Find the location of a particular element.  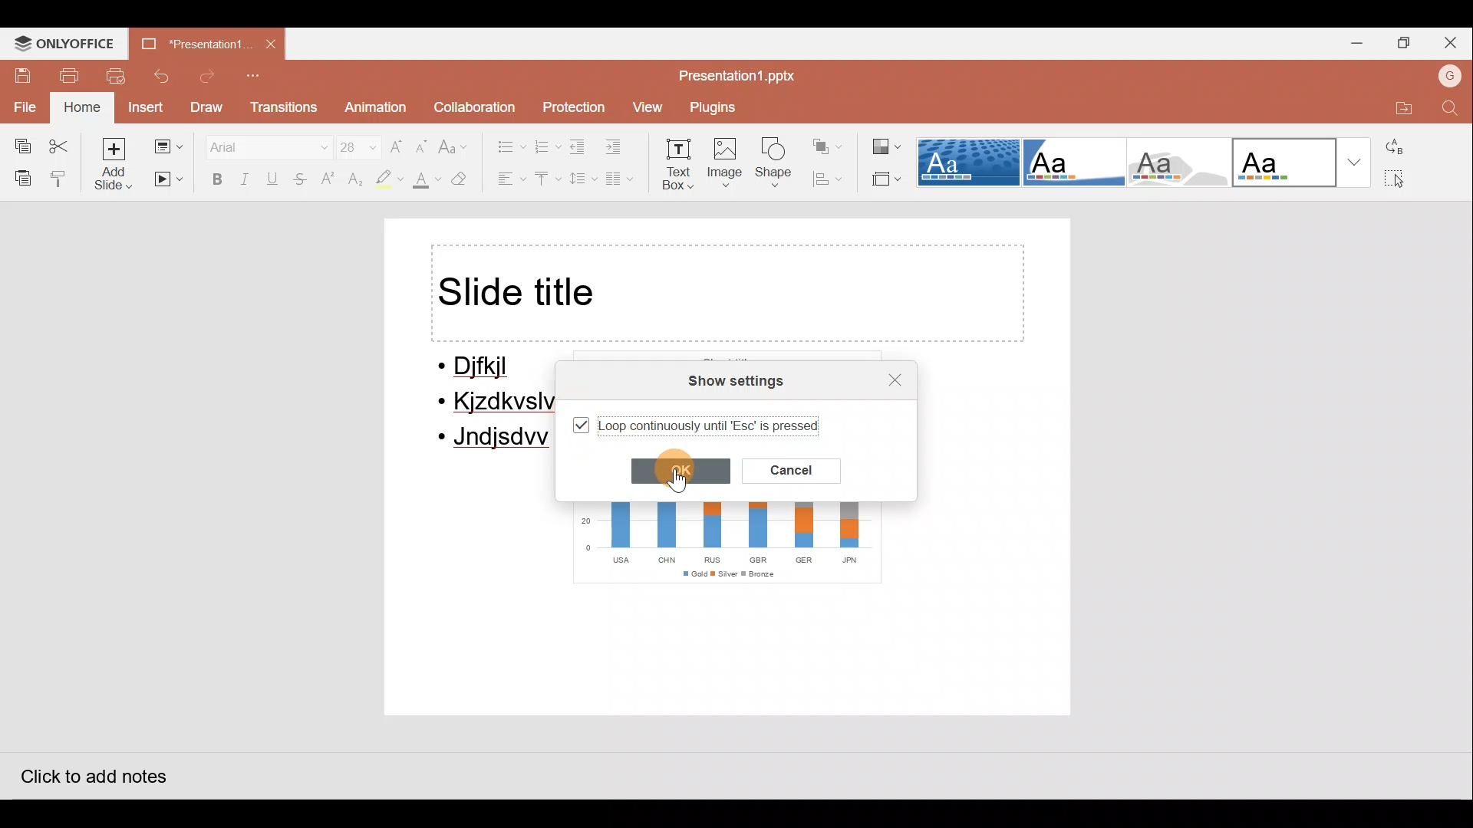

Shape is located at coordinates (774, 165).